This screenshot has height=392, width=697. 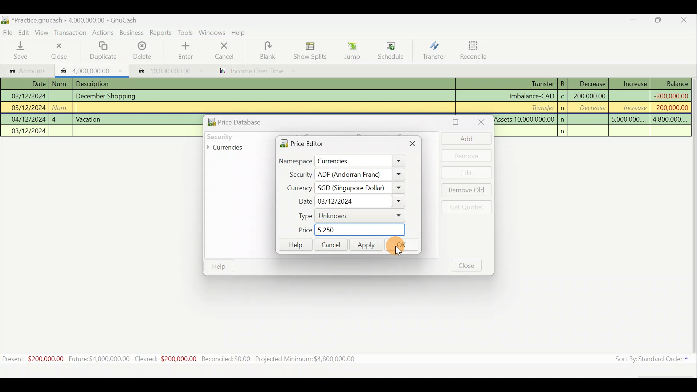 I want to click on Apply, so click(x=366, y=246).